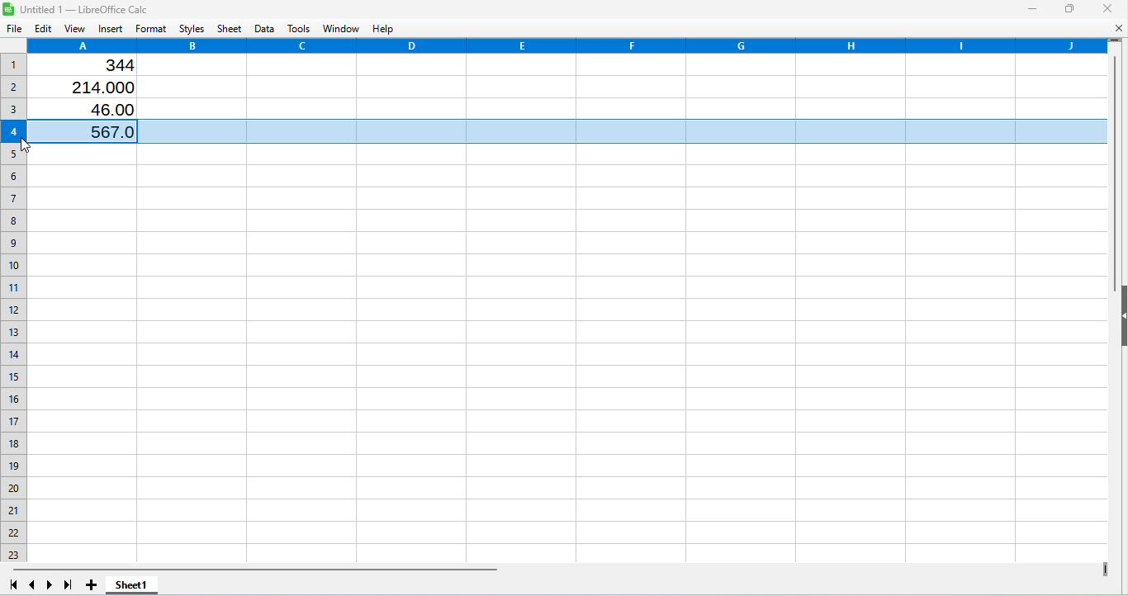 The height and width of the screenshot is (596, 1128). I want to click on Windows, so click(342, 27).